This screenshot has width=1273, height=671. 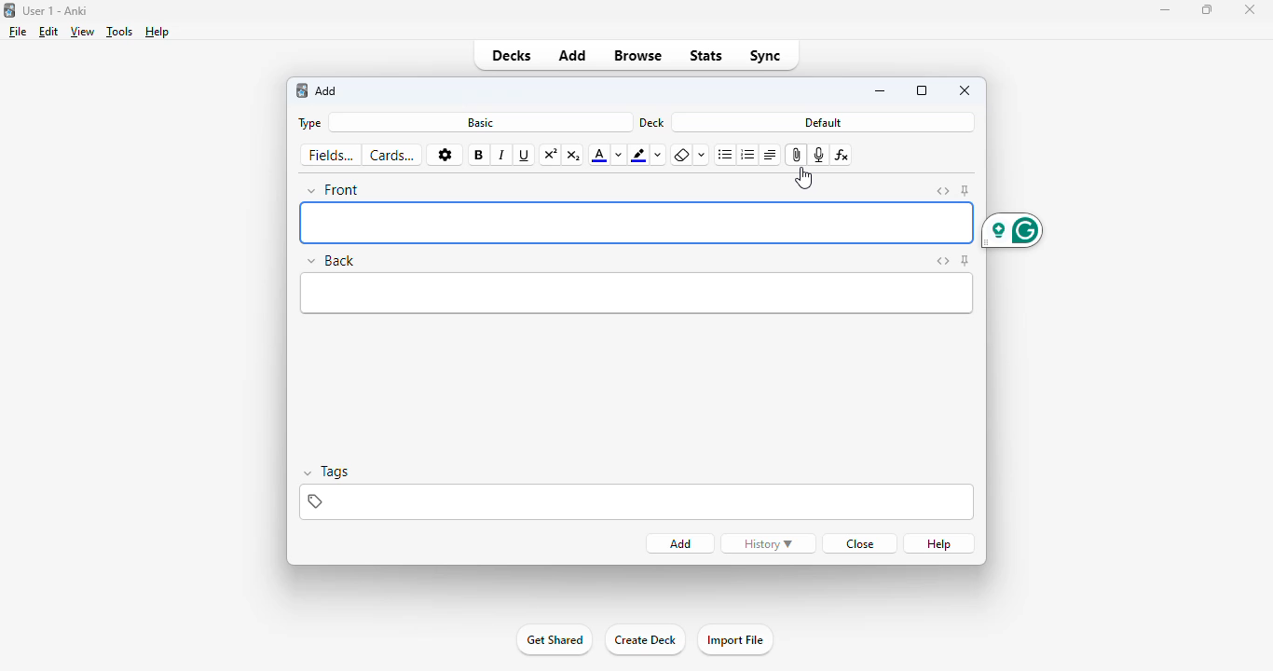 What do you see at coordinates (659, 156) in the screenshot?
I see `change color` at bounding box center [659, 156].